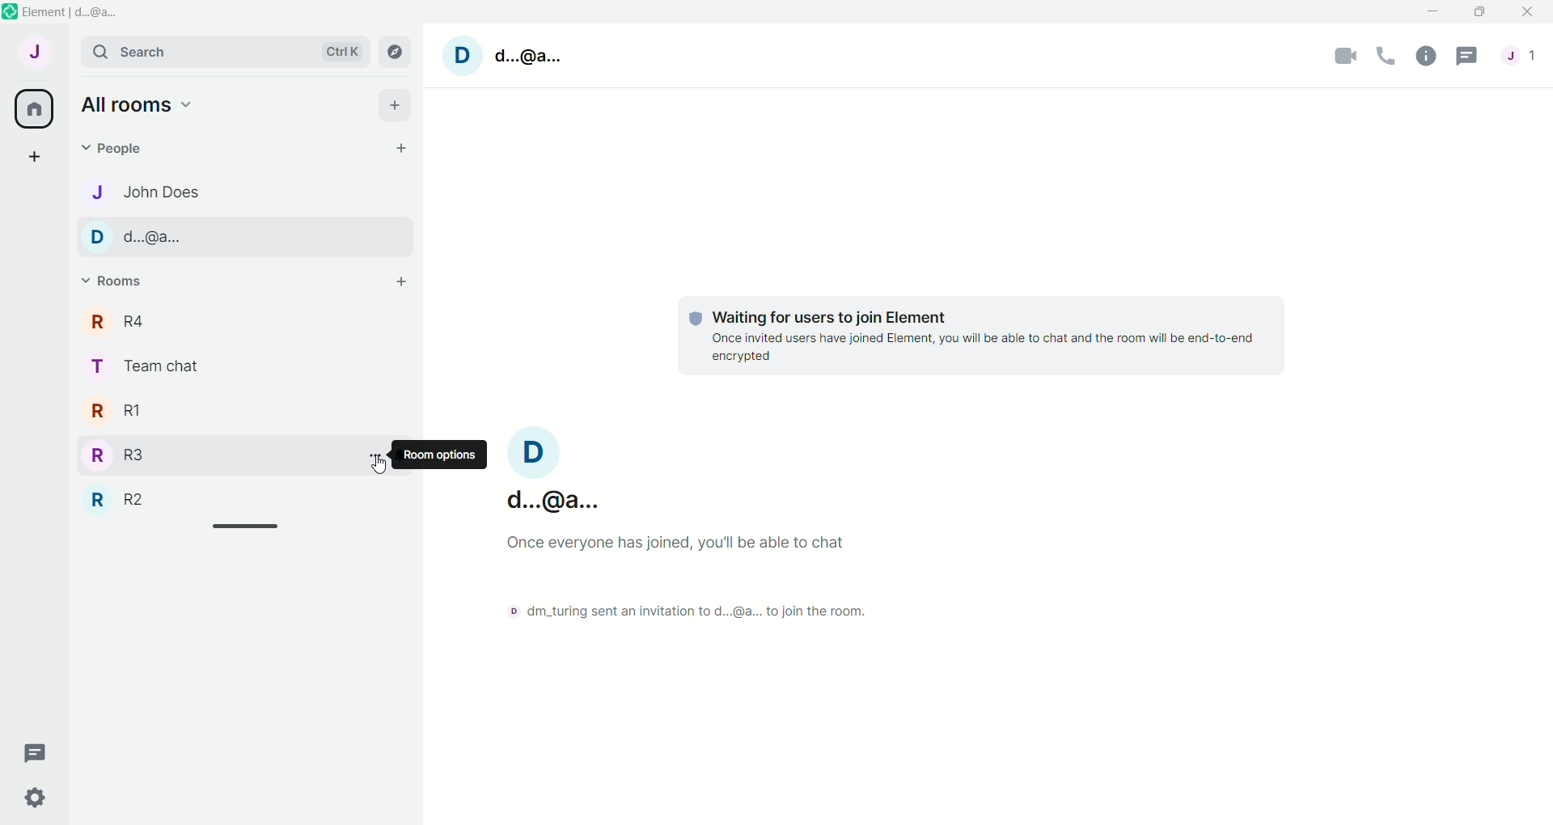  What do you see at coordinates (401, 150) in the screenshot?
I see `start chat` at bounding box center [401, 150].